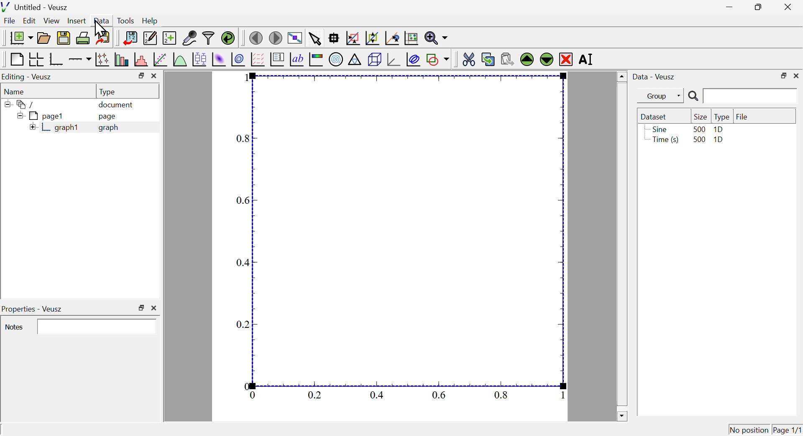 Image resolution: width=803 pixels, height=436 pixels. What do you see at coordinates (375, 60) in the screenshot?
I see `3d scene` at bounding box center [375, 60].